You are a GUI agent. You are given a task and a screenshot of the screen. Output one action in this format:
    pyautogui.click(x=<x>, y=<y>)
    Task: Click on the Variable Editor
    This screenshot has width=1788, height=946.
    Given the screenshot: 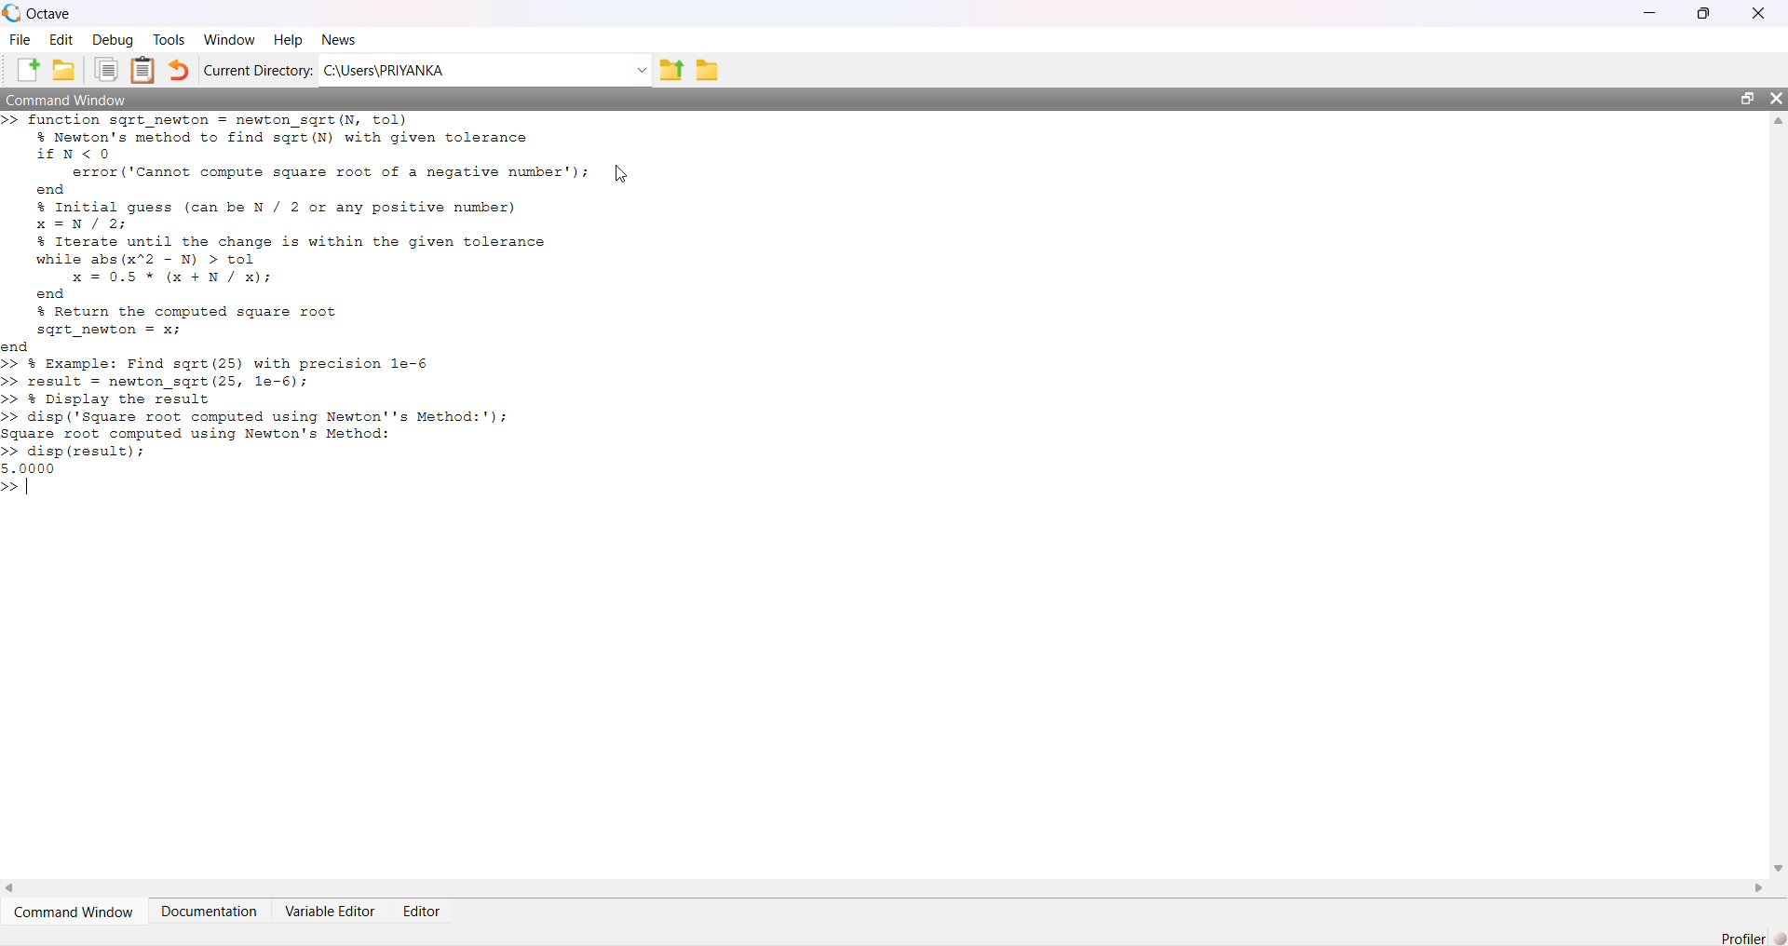 What is the action you would take?
    pyautogui.click(x=329, y=911)
    